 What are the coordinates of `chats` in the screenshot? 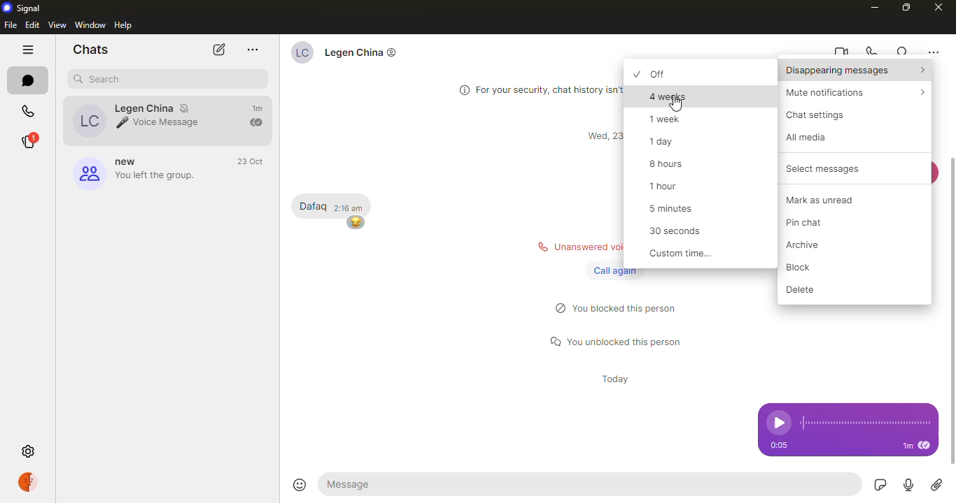 It's located at (94, 49).